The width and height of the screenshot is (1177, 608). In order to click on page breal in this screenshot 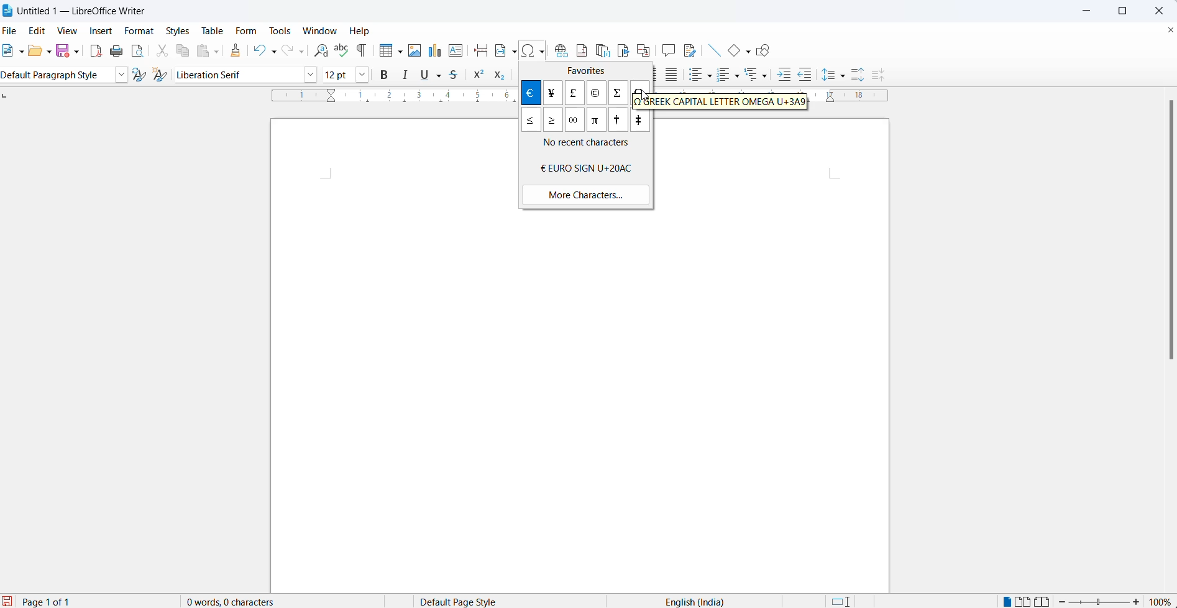, I will do `click(478, 50)`.